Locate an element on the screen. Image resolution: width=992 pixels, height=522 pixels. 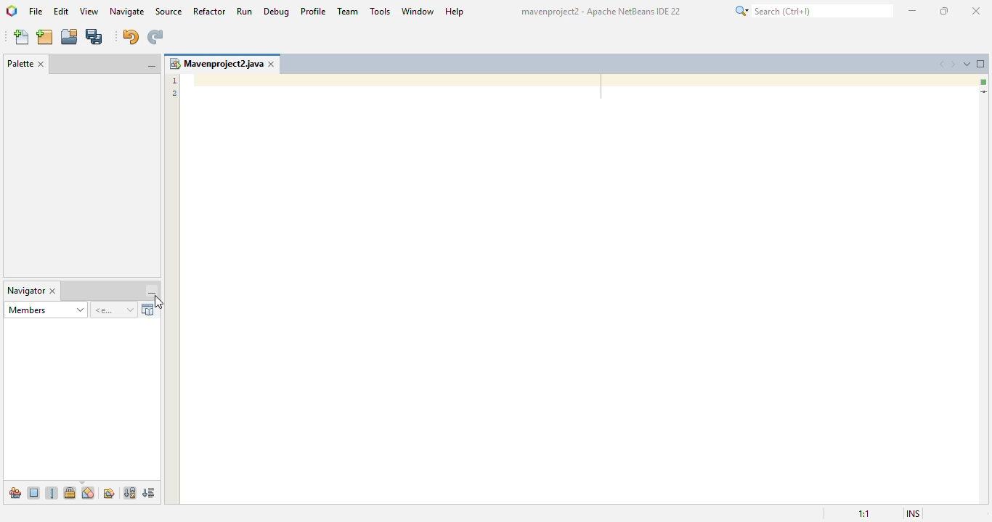
line numbers is located at coordinates (173, 86).